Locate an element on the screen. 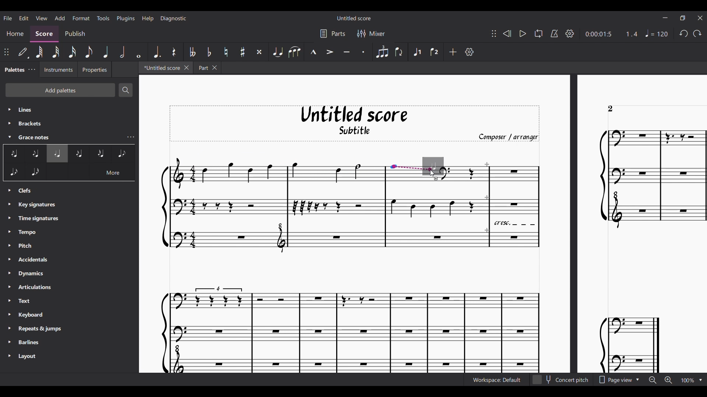 This screenshot has height=397, width=707. Earlier tab is located at coordinates (207, 67).